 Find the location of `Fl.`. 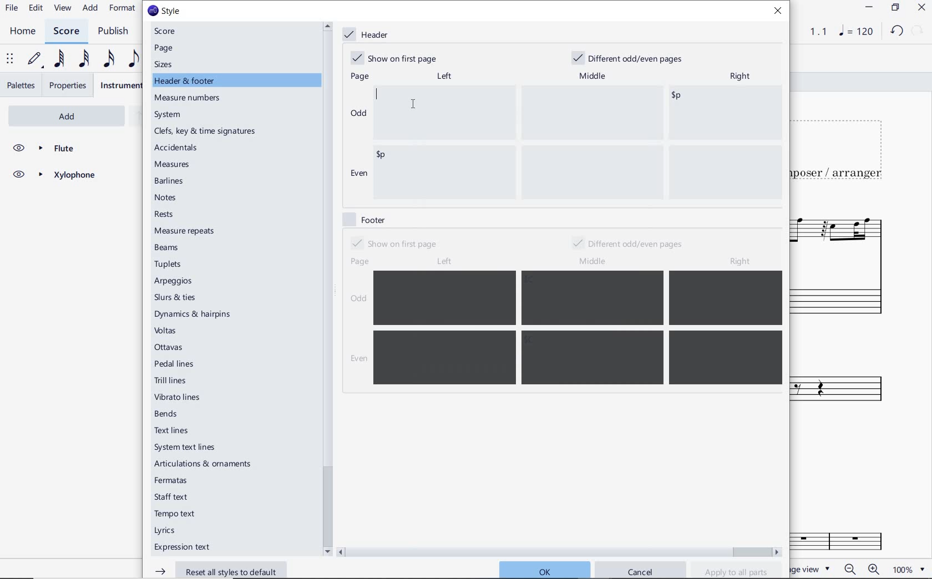

Fl. is located at coordinates (854, 538).